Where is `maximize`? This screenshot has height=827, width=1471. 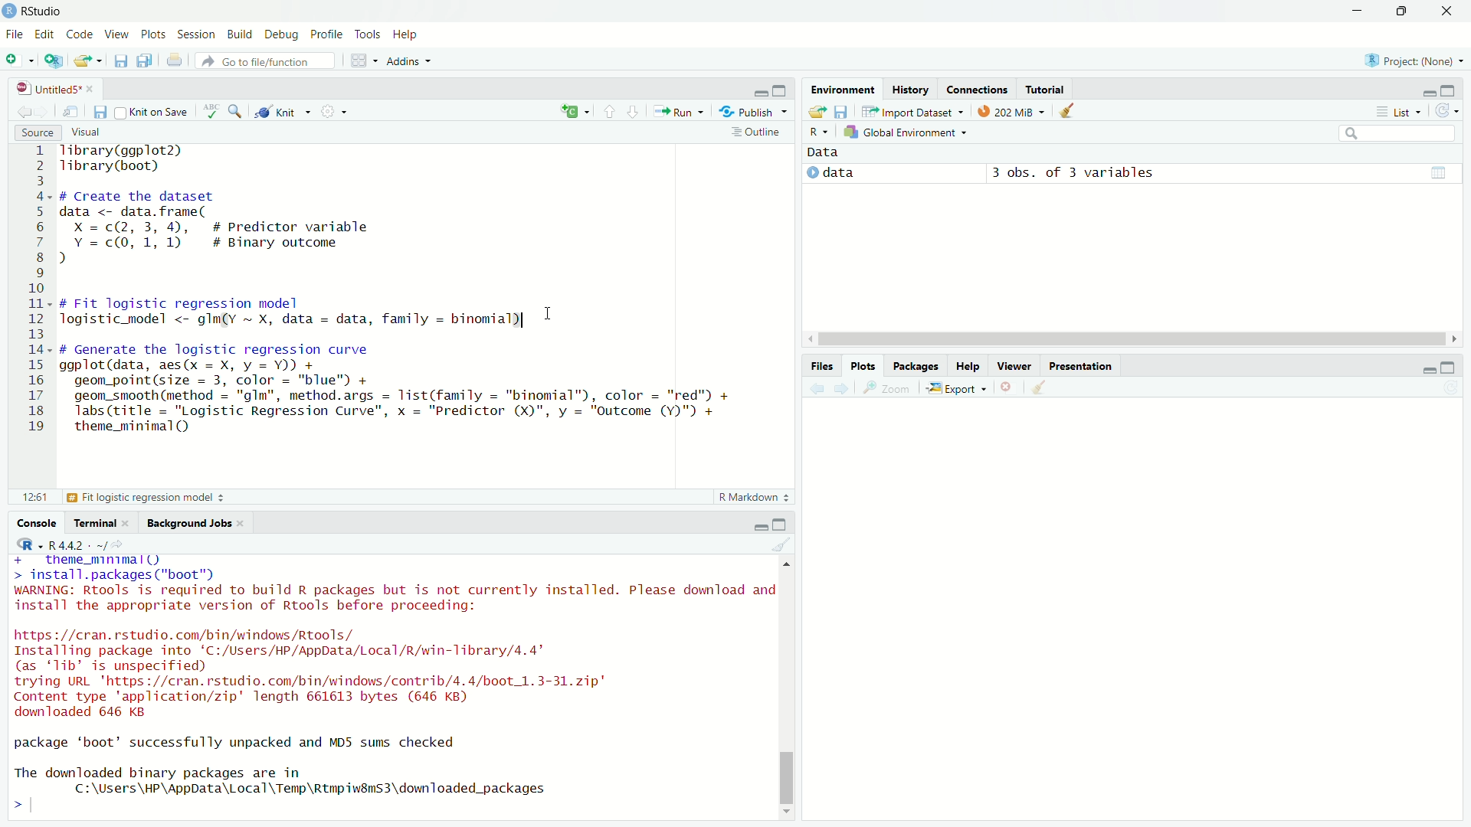
maximize is located at coordinates (780, 90).